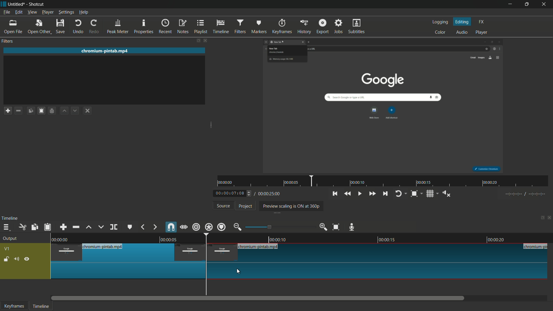  I want to click on previous marker, so click(142, 227).